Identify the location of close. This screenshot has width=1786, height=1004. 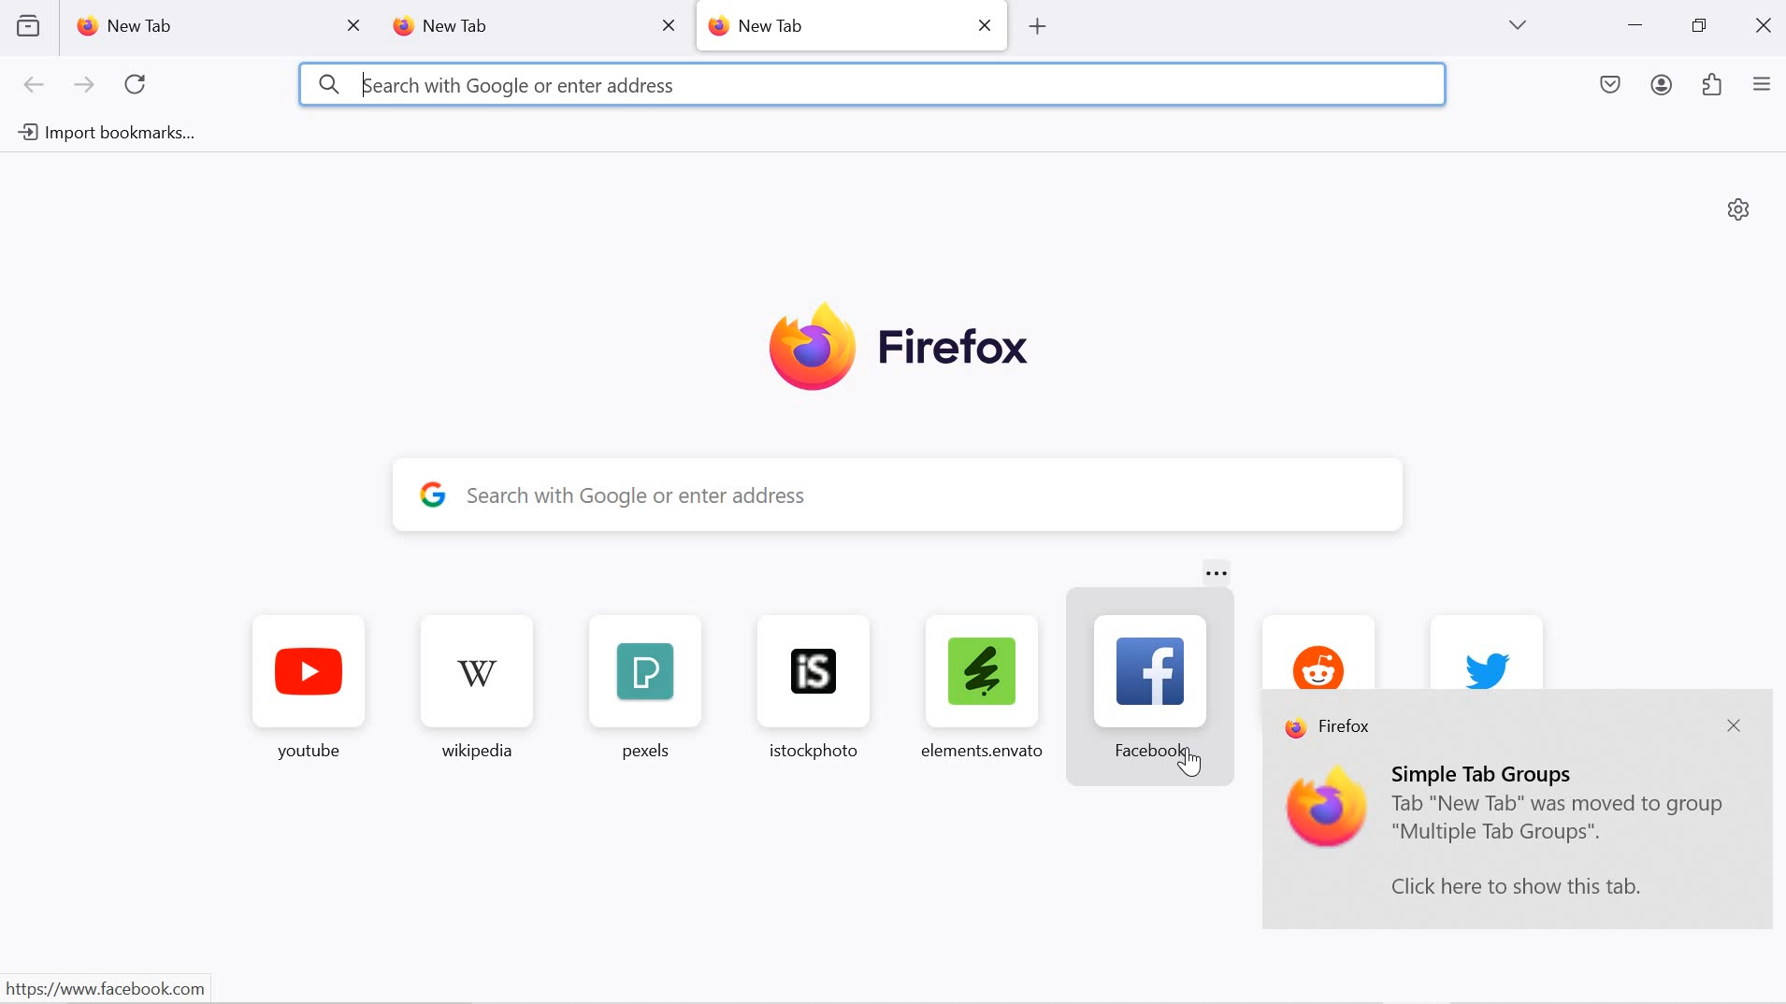
(987, 23).